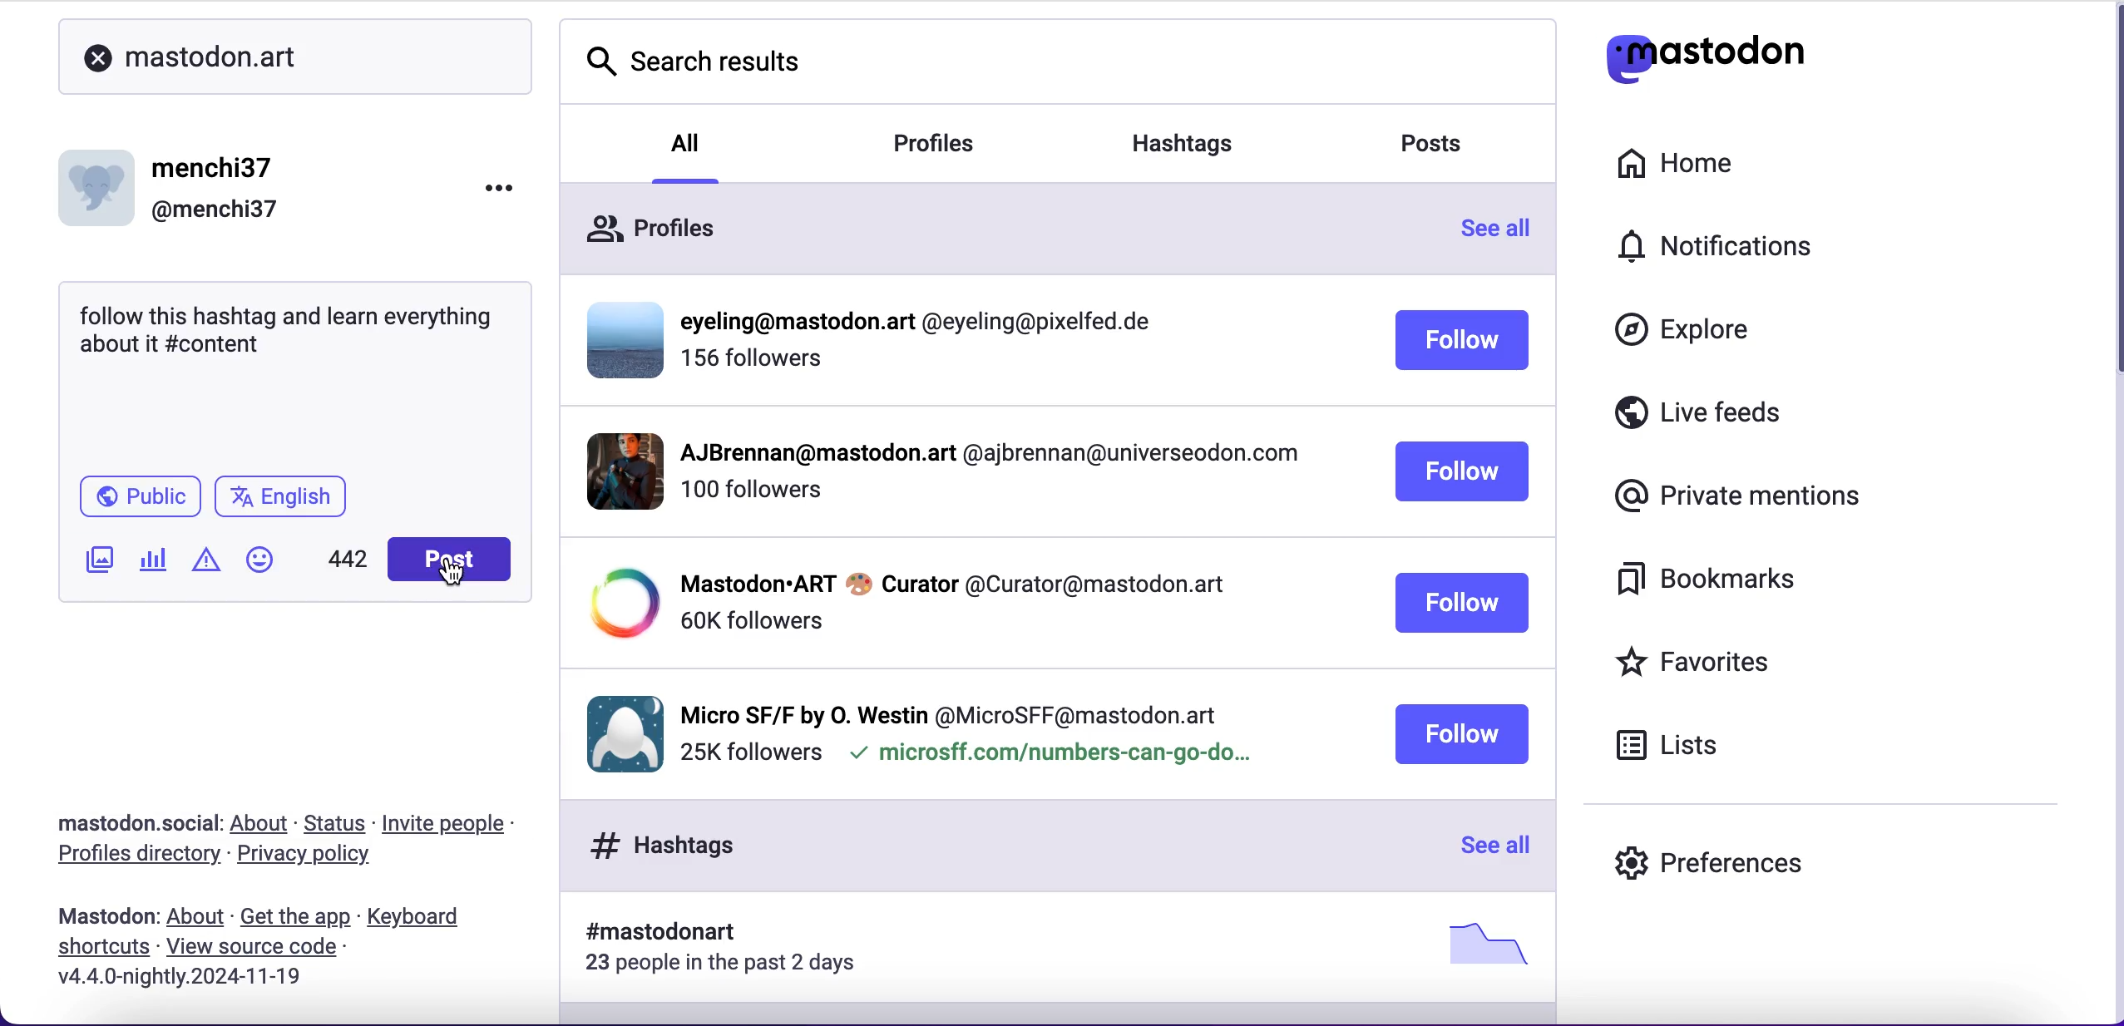  What do you see at coordinates (191, 56) in the screenshot?
I see `mastodon.art` at bounding box center [191, 56].